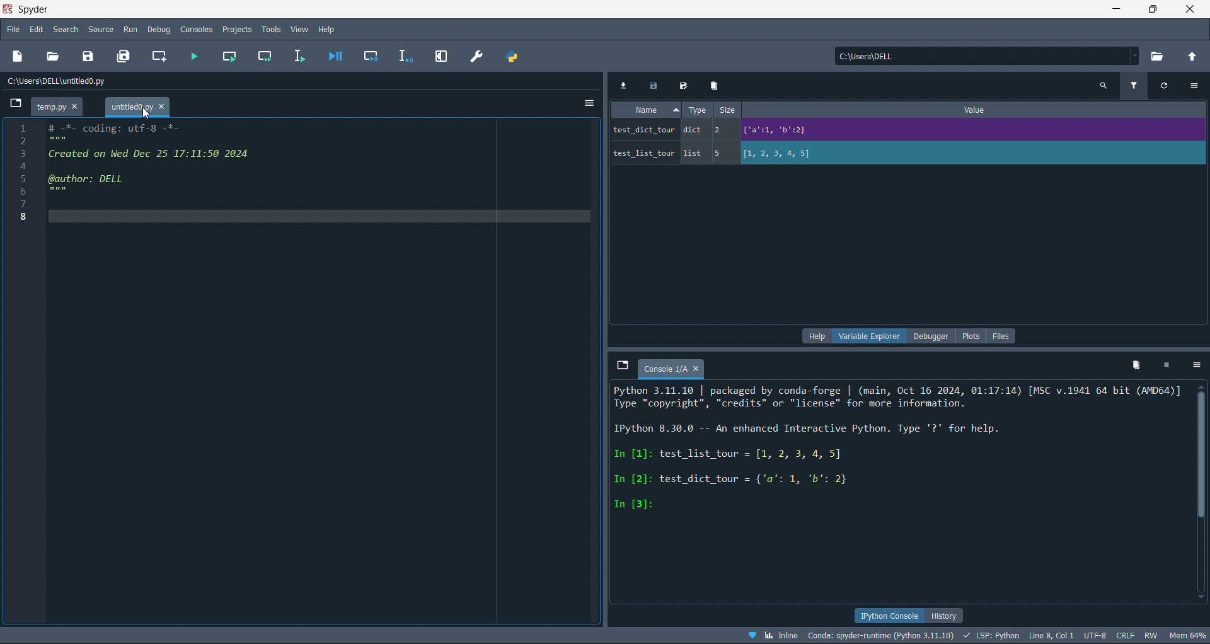 This screenshot has width=1210, height=644. What do you see at coordinates (91, 55) in the screenshot?
I see `save` at bounding box center [91, 55].